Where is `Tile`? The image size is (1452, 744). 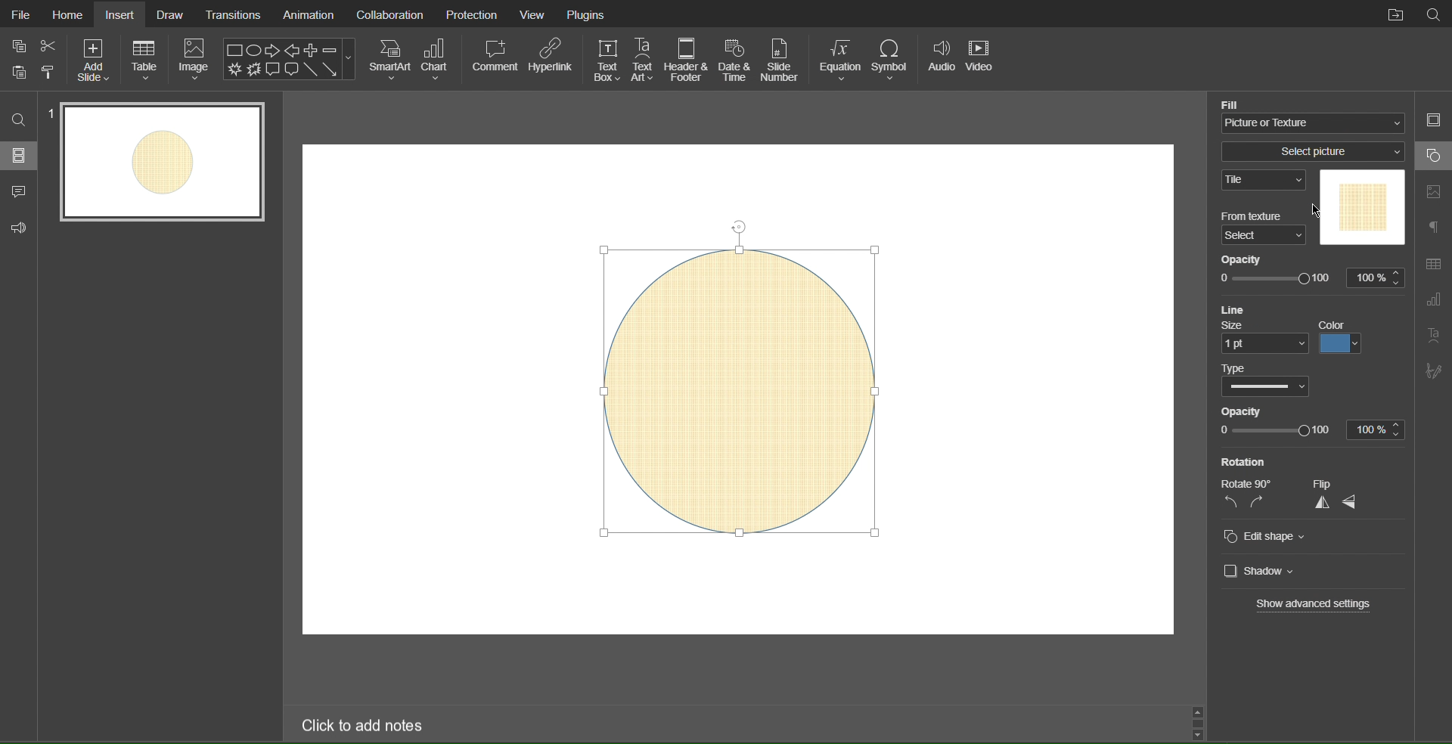
Tile is located at coordinates (1264, 180).